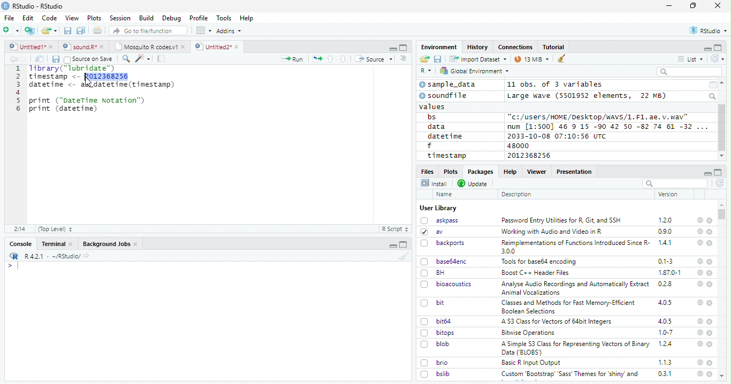 The image size is (731, 384). What do you see at coordinates (554, 47) in the screenshot?
I see `Tutorial` at bounding box center [554, 47].